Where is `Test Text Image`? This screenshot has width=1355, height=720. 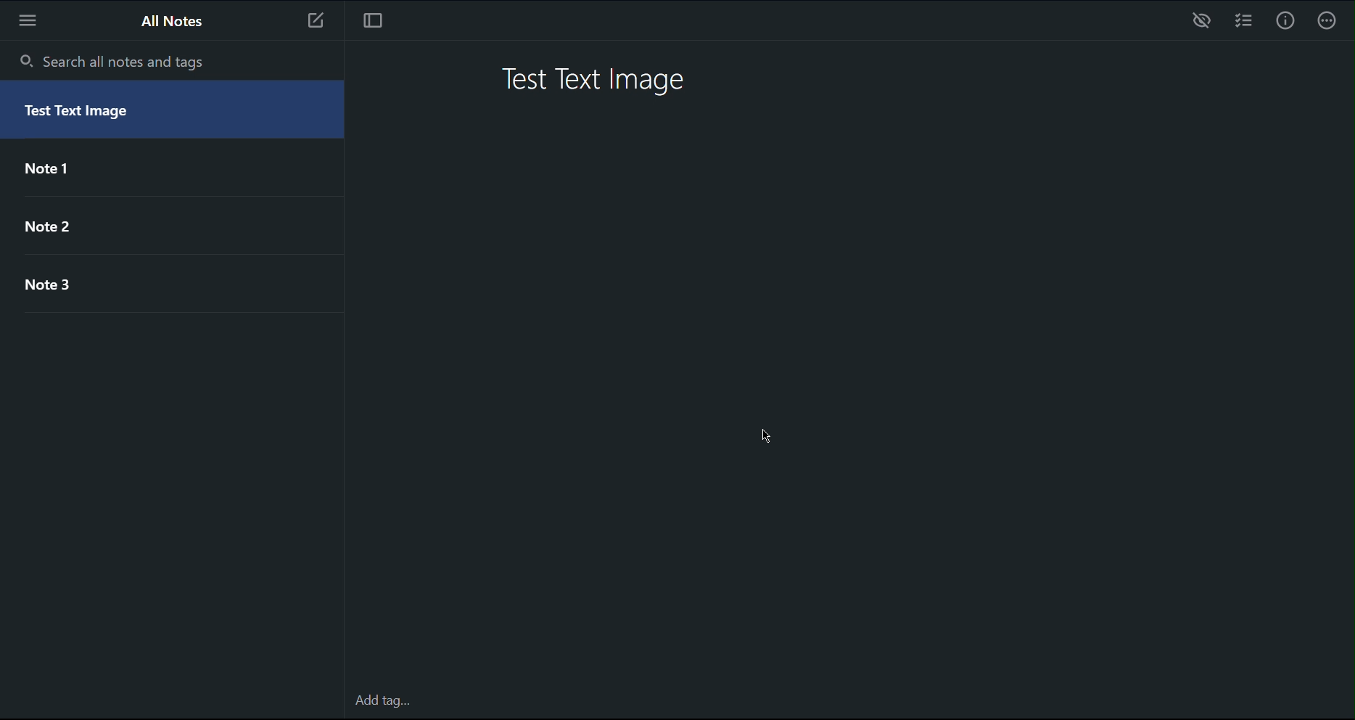
Test Text Image is located at coordinates (598, 80).